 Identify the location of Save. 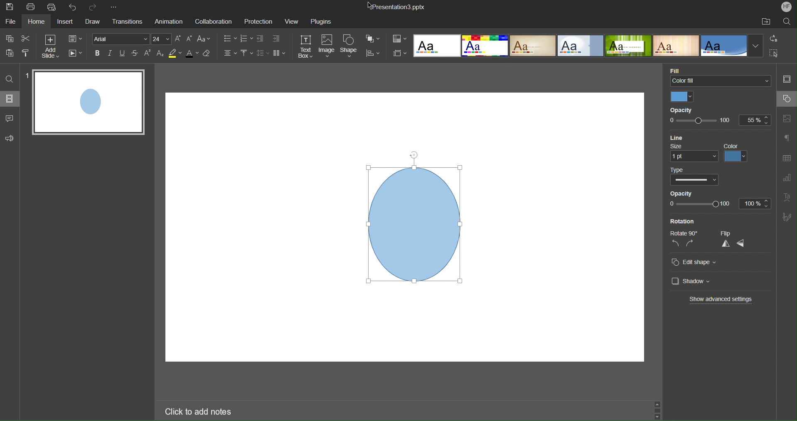
(11, 8).